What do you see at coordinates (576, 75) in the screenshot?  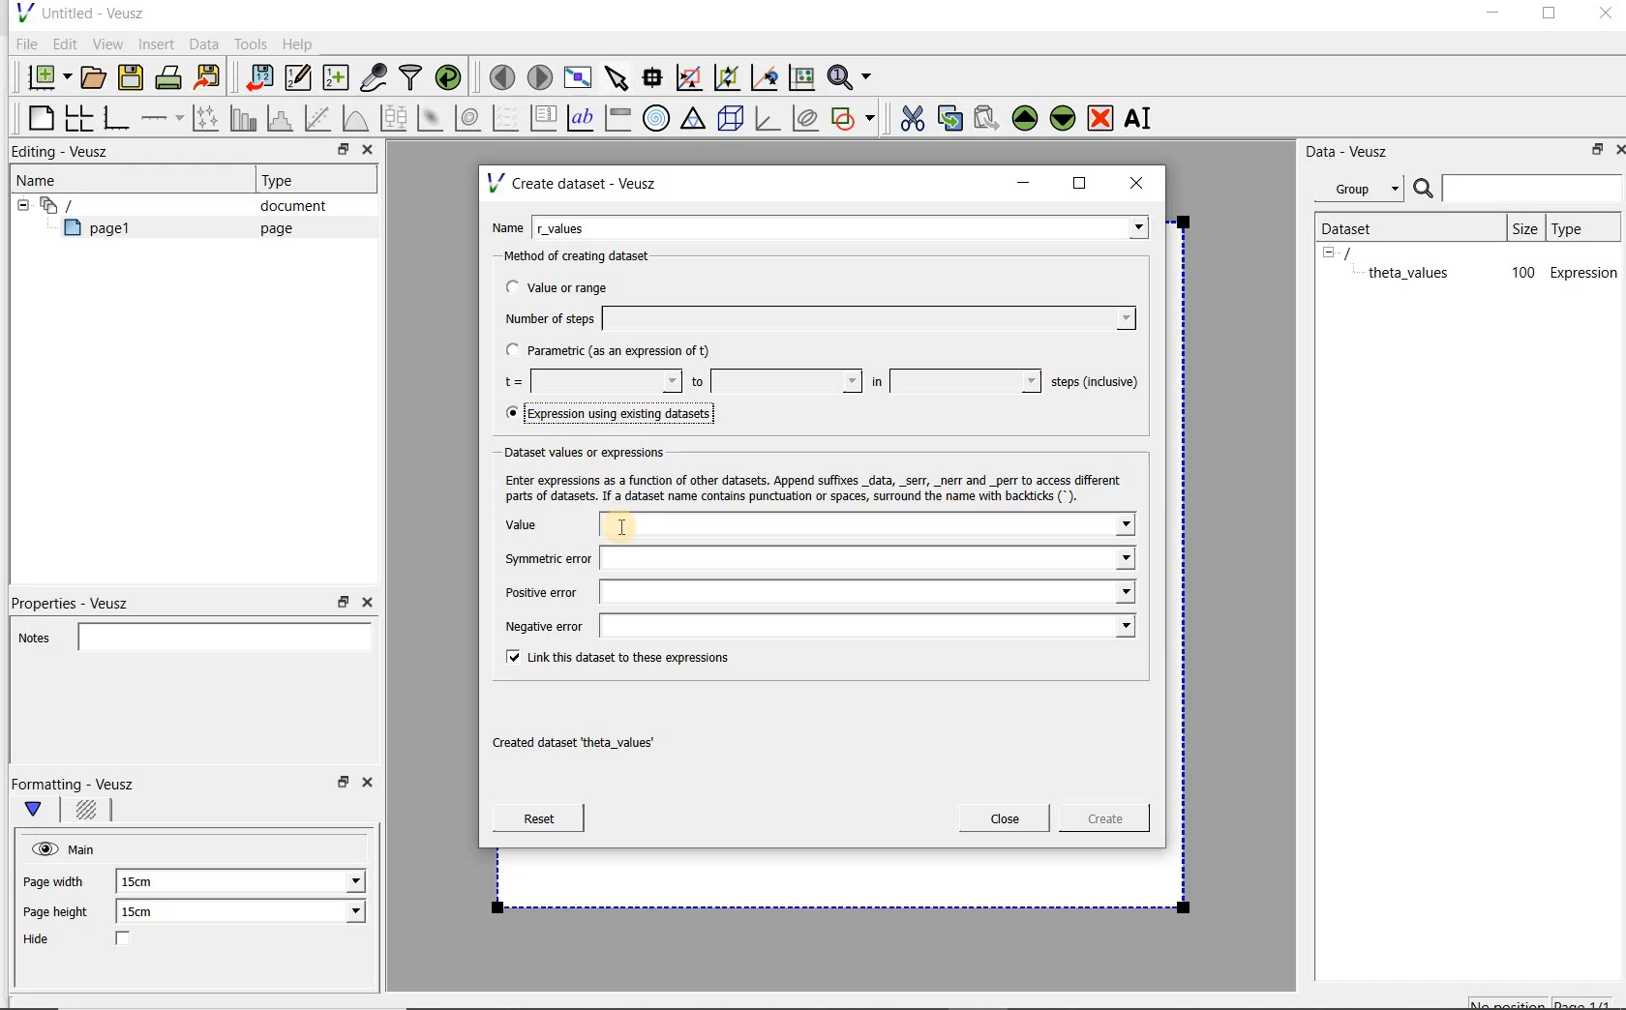 I see `view plot full screen` at bounding box center [576, 75].